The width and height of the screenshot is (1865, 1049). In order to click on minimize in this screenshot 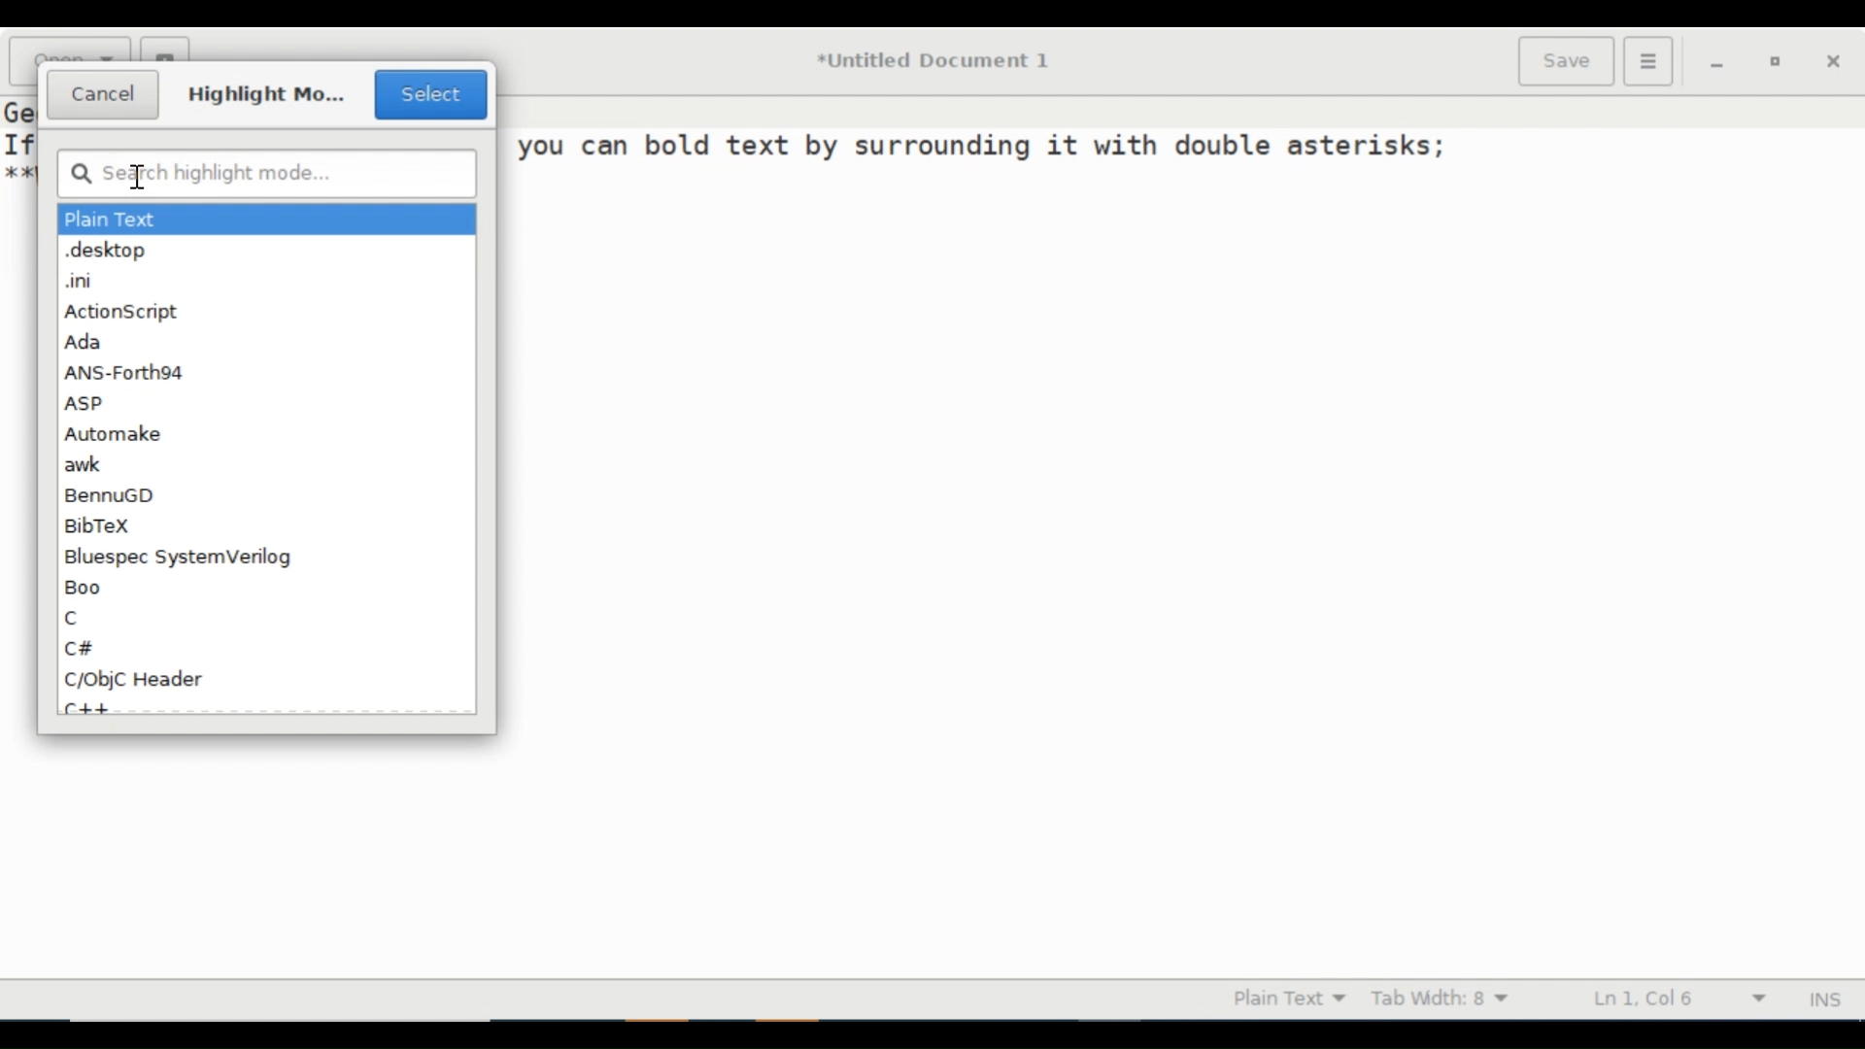, I will do `click(1722, 61)`.